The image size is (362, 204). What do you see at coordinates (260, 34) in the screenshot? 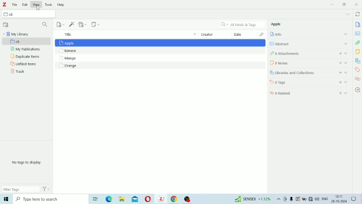
I see `Attachments` at bounding box center [260, 34].